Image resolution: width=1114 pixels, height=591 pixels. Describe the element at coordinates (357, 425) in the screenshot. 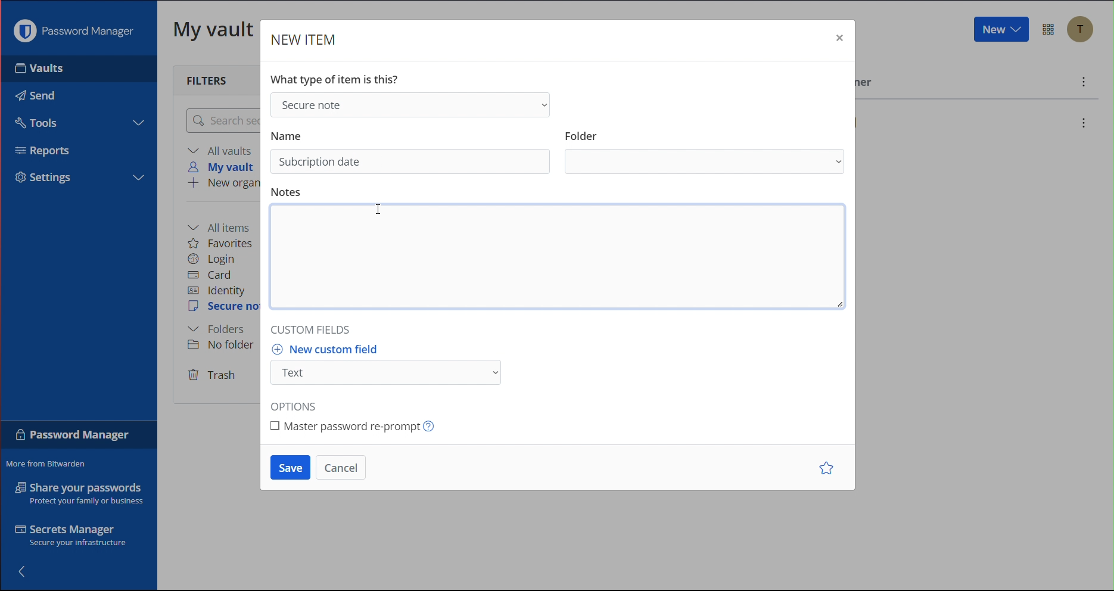

I see `Master password prompt` at that location.